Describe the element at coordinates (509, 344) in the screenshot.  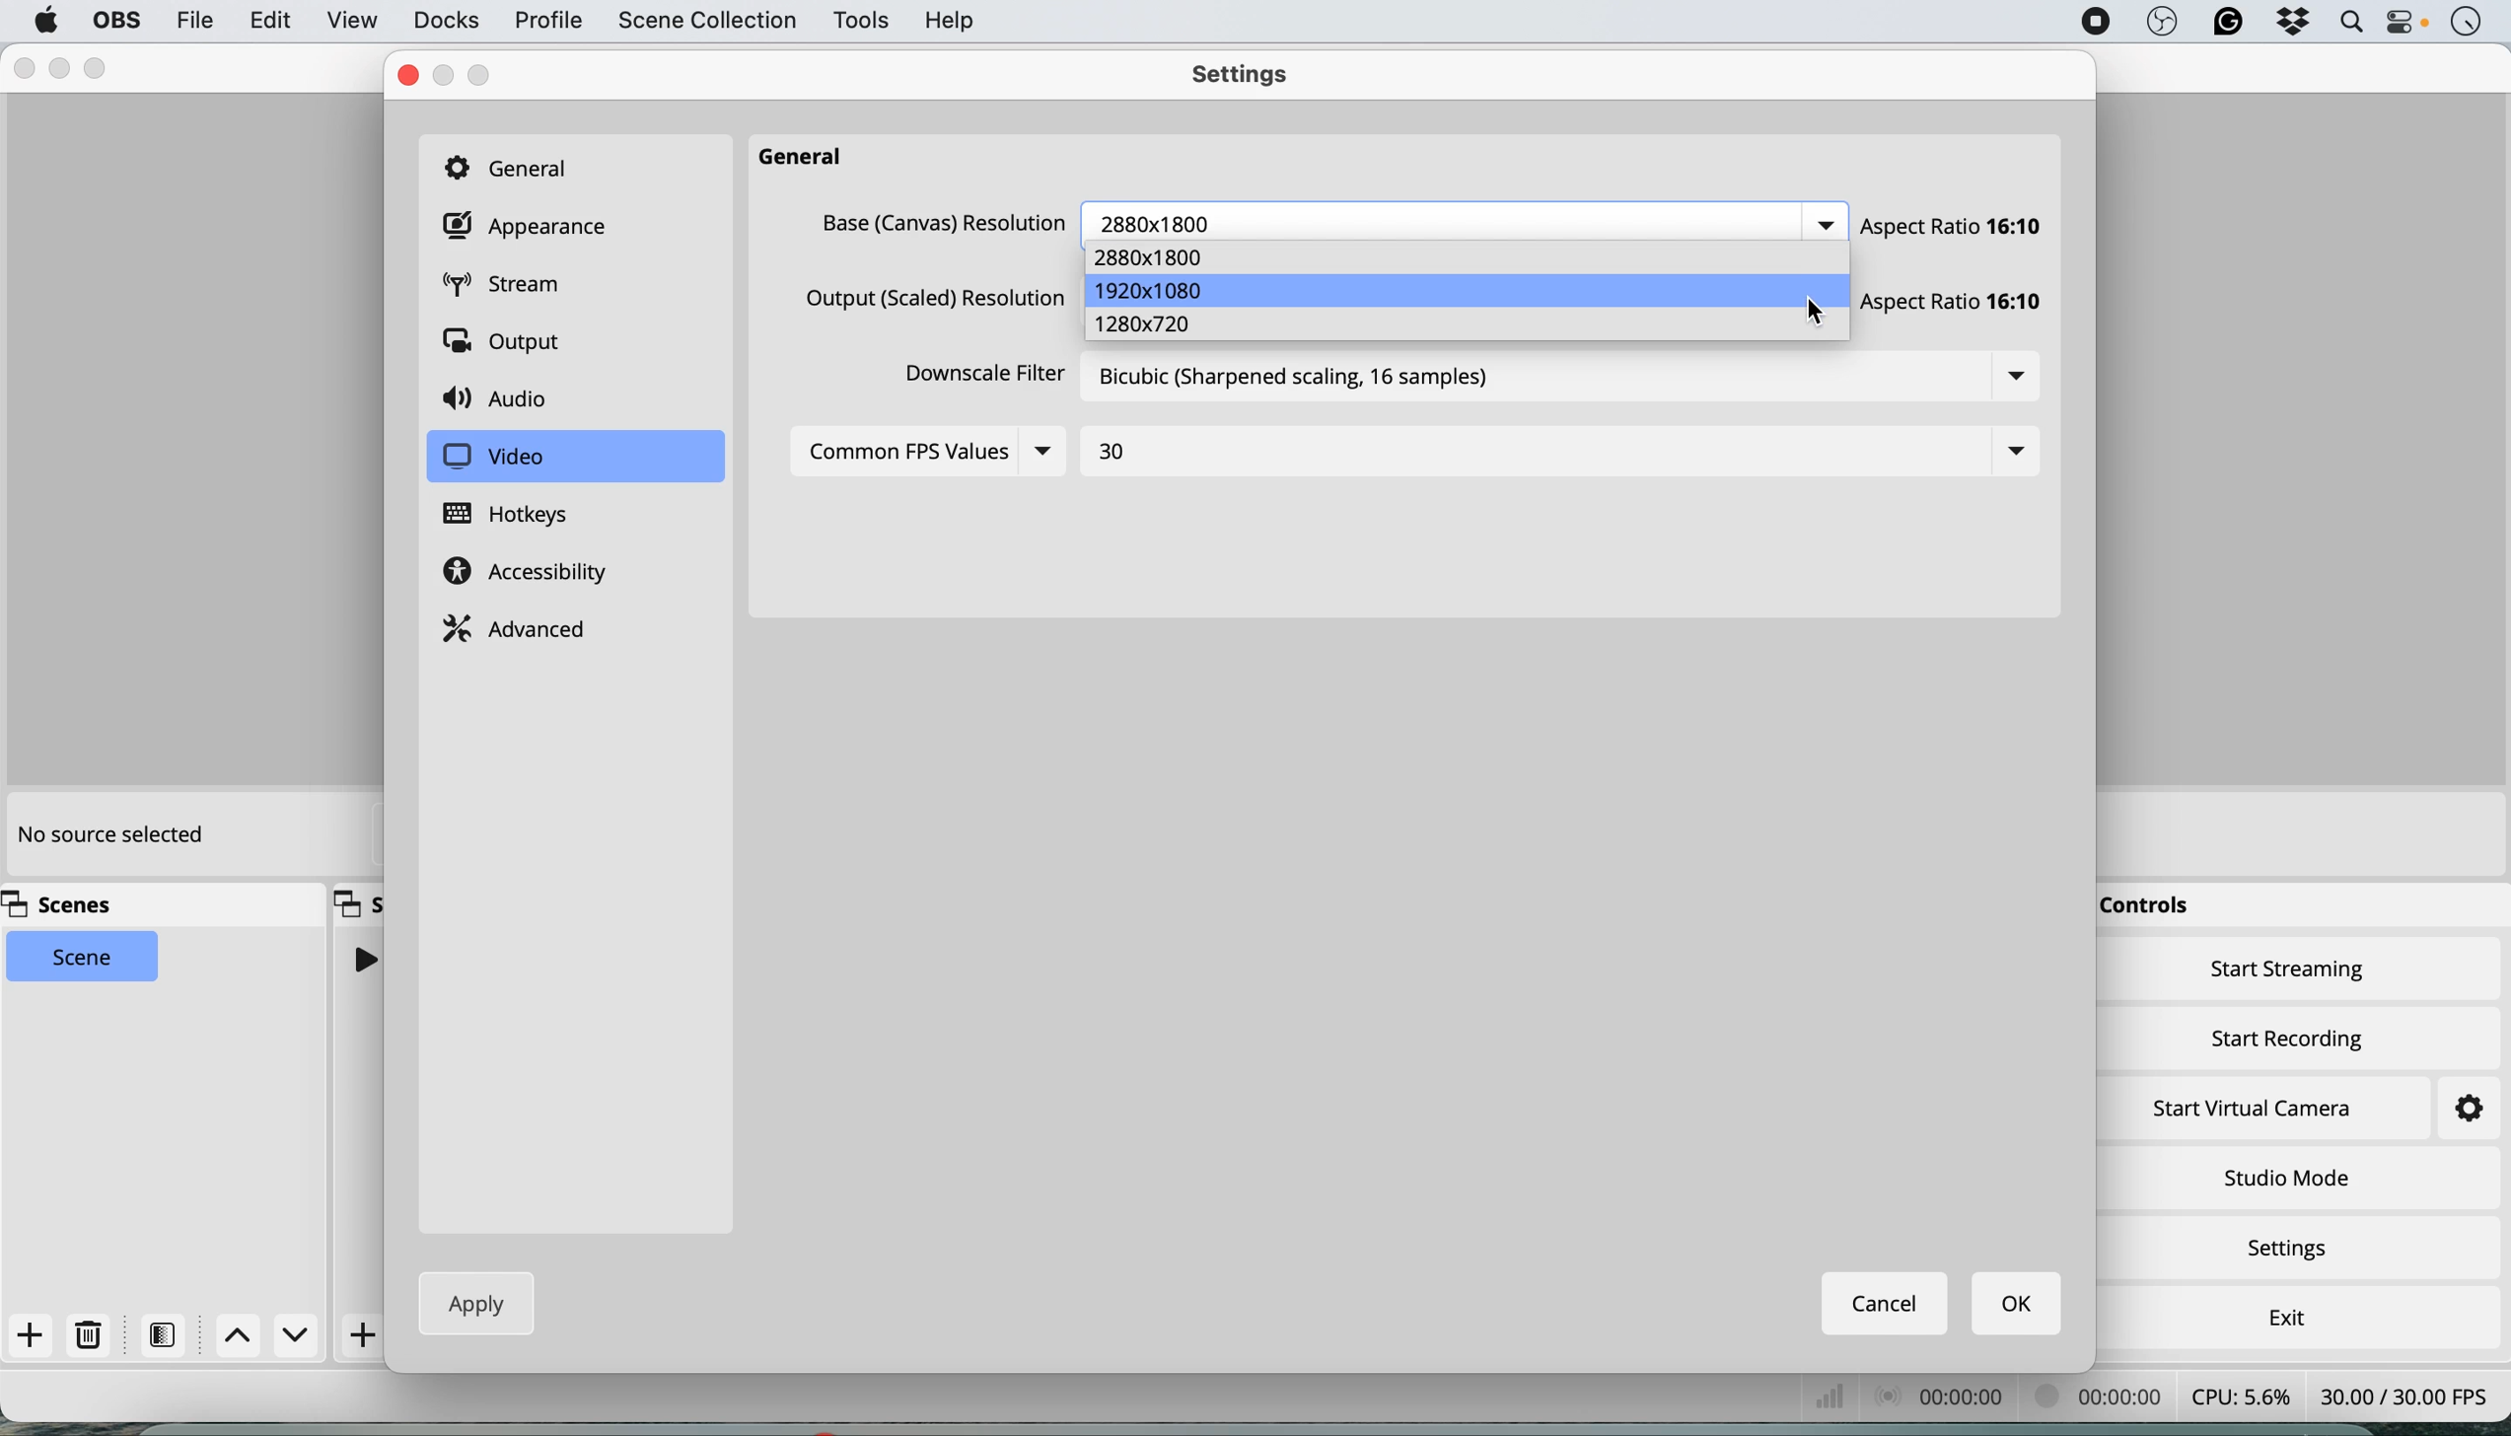
I see `output` at that location.